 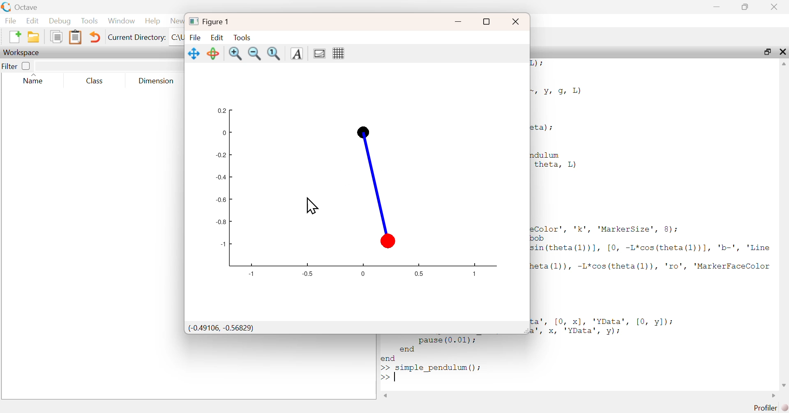 I want to click on Minimize, so click(x=717, y=7).